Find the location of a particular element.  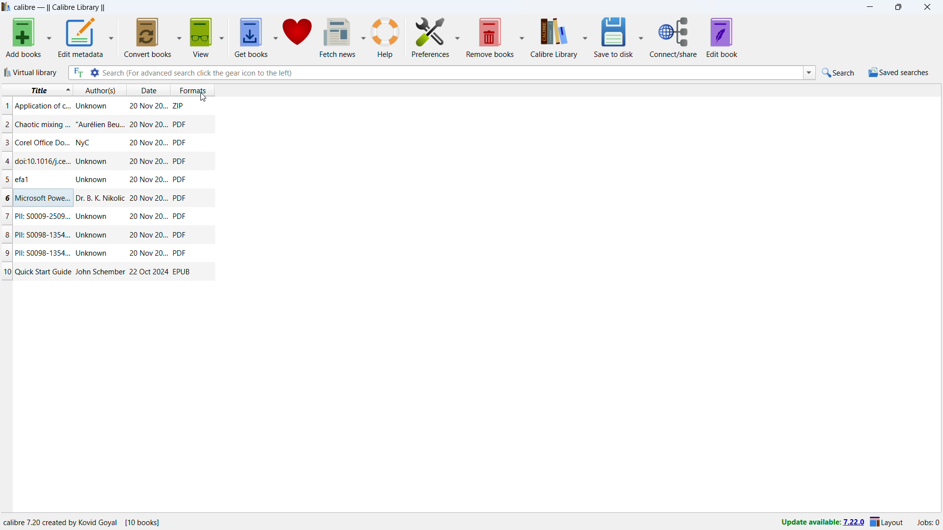

title is located at coordinates (30, 180).